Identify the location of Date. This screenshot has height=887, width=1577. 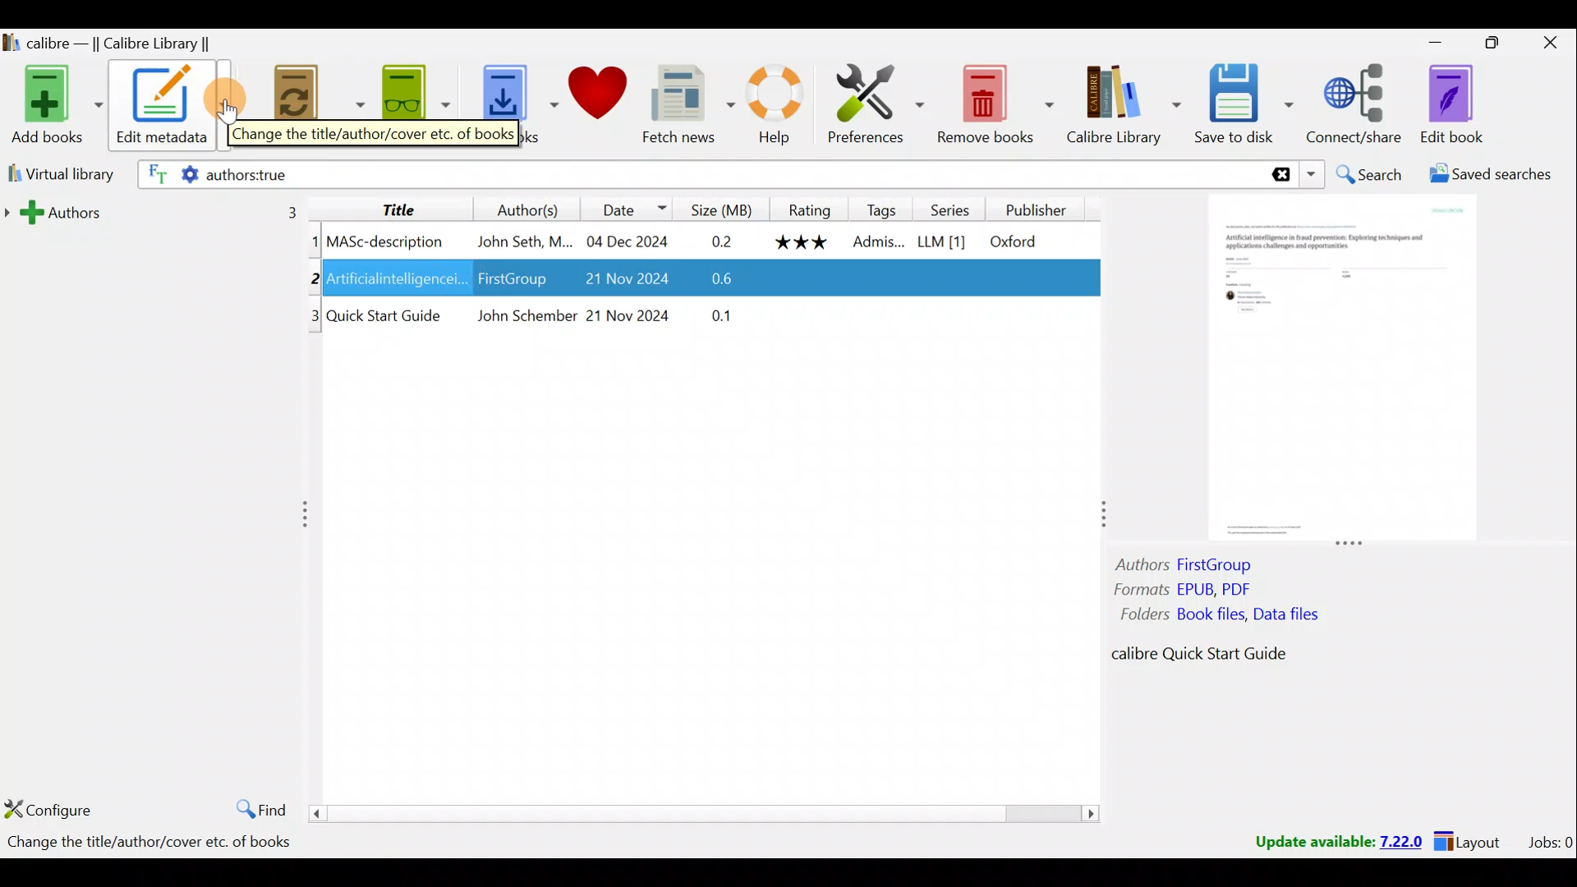
(623, 209).